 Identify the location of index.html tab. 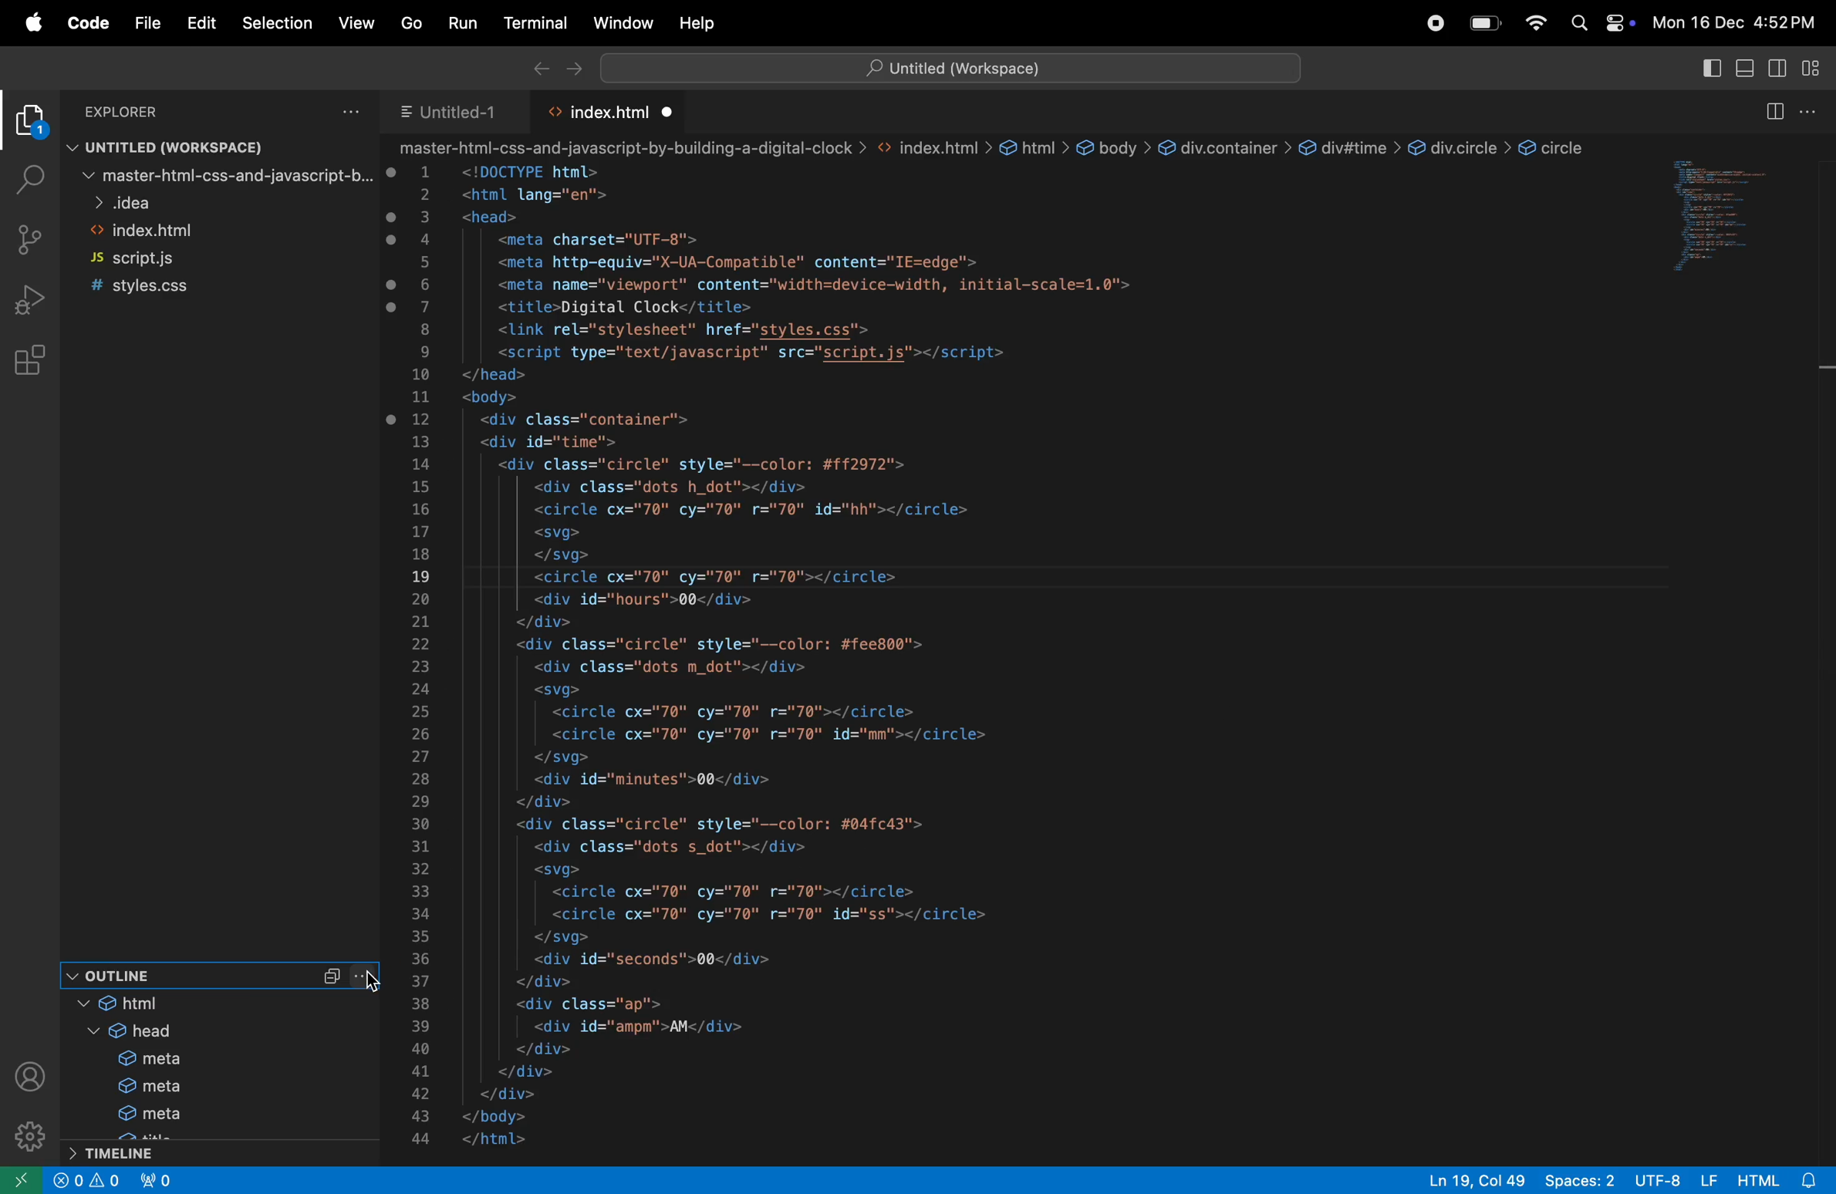
(605, 113).